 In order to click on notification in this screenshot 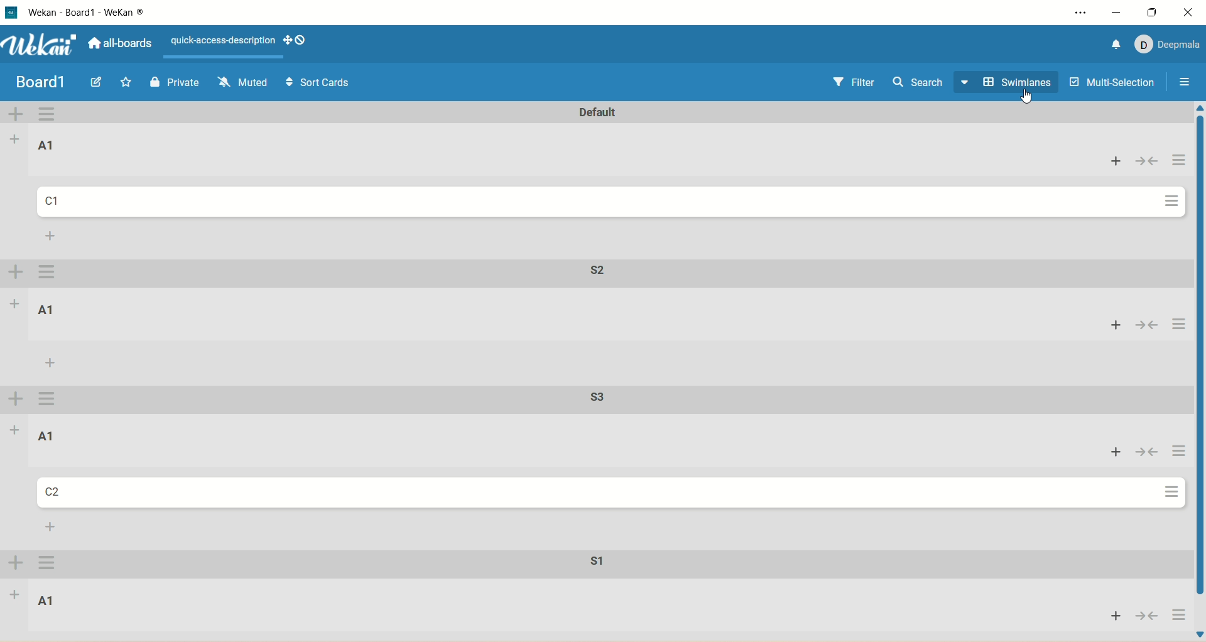, I will do `click(1113, 43)`.